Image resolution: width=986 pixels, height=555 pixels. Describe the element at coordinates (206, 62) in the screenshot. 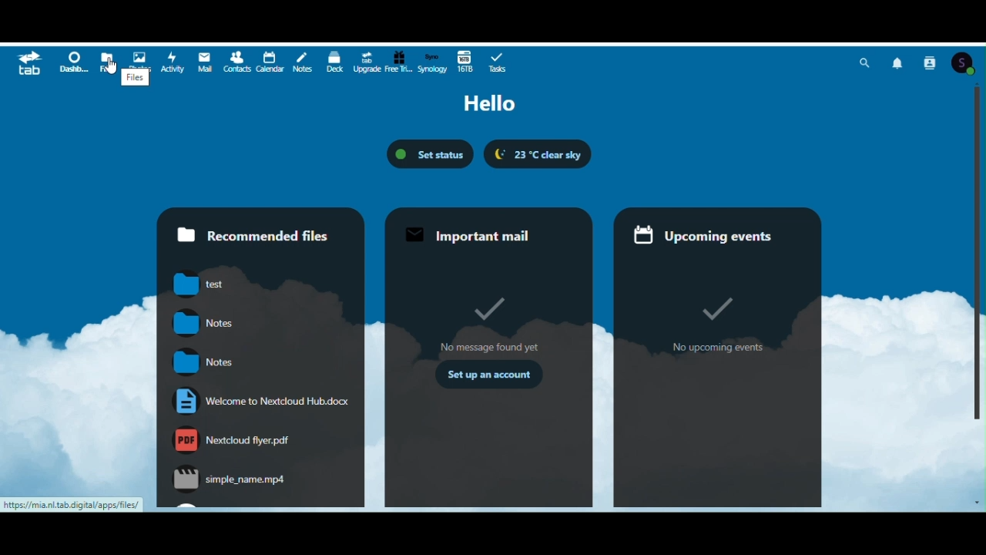

I see `Mail` at that location.